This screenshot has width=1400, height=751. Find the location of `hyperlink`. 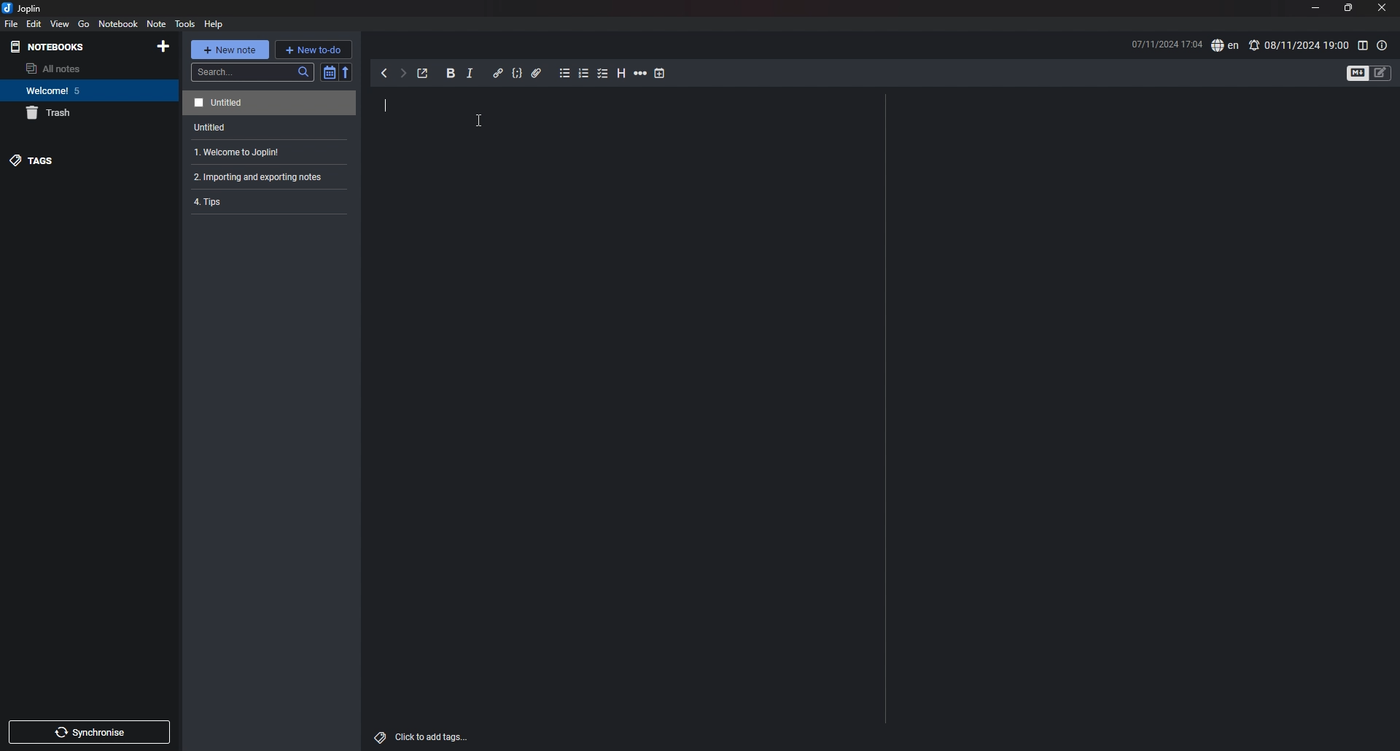

hyperlink is located at coordinates (499, 73).